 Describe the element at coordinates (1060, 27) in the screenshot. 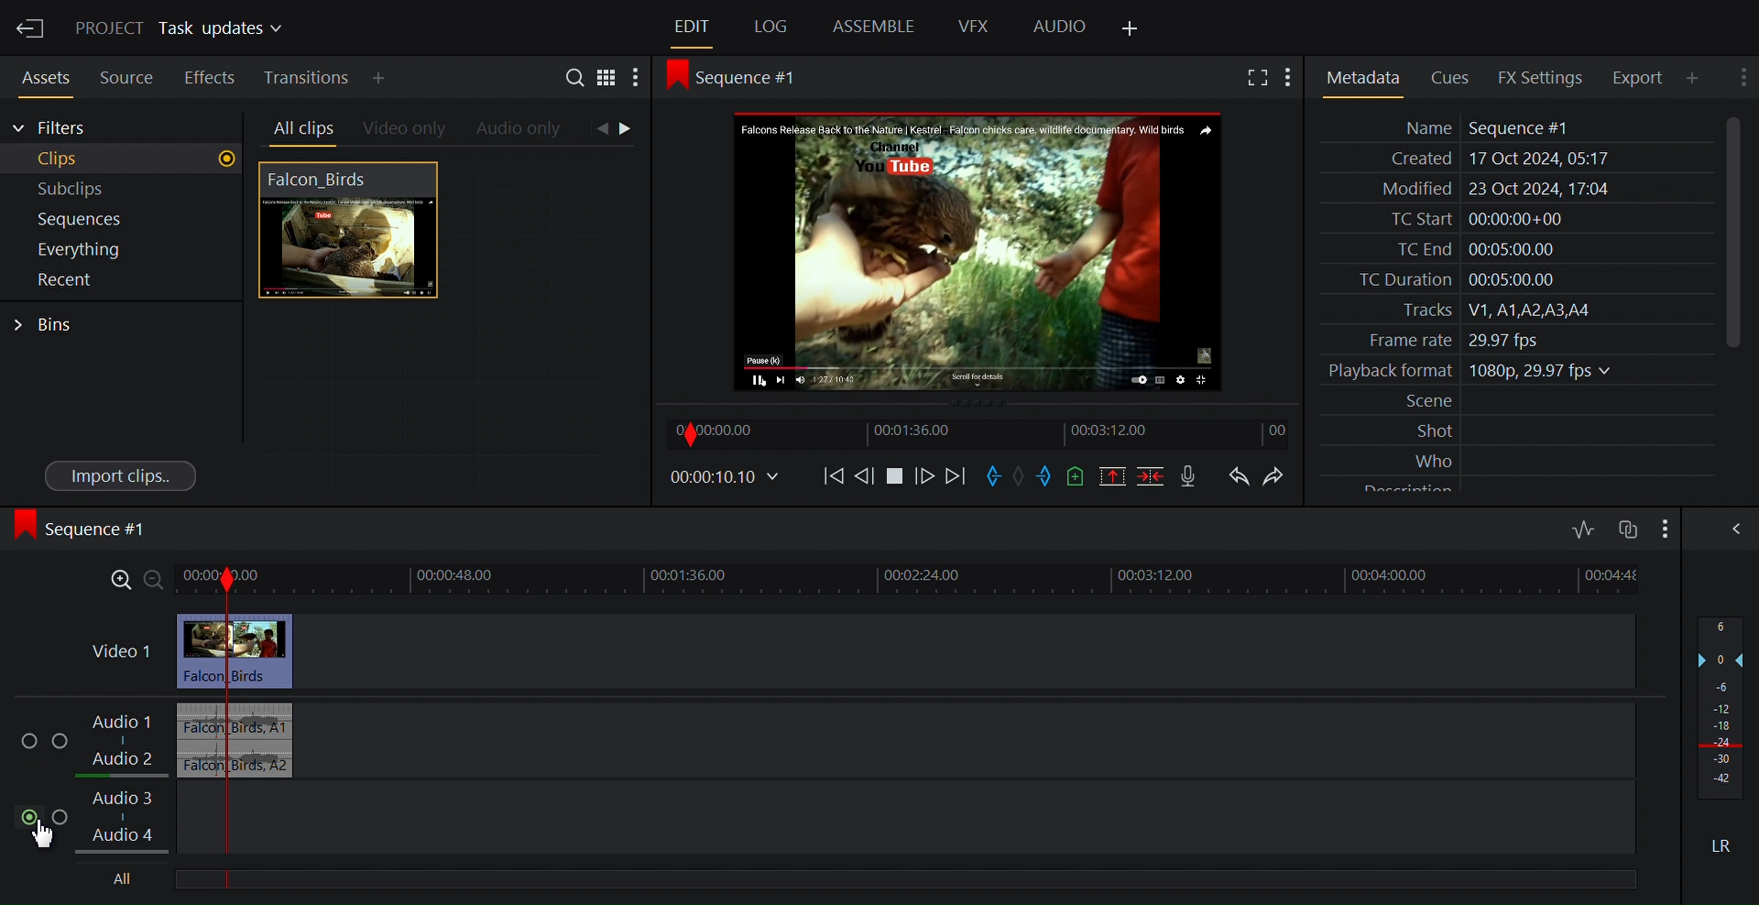

I see `Audio` at that location.